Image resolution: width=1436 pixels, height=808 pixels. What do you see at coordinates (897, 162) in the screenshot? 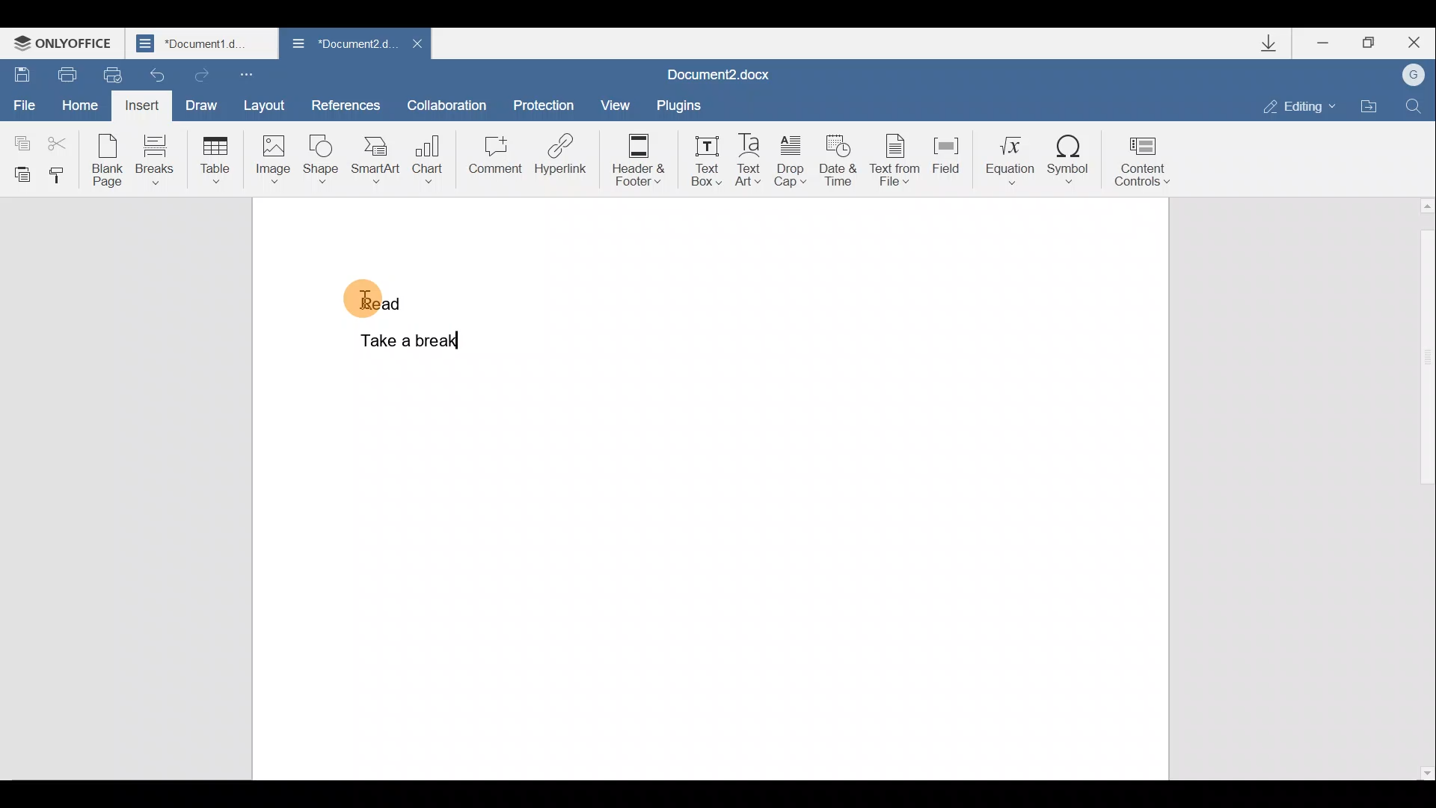
I see `Text from file` at bounding box center [897, 162].